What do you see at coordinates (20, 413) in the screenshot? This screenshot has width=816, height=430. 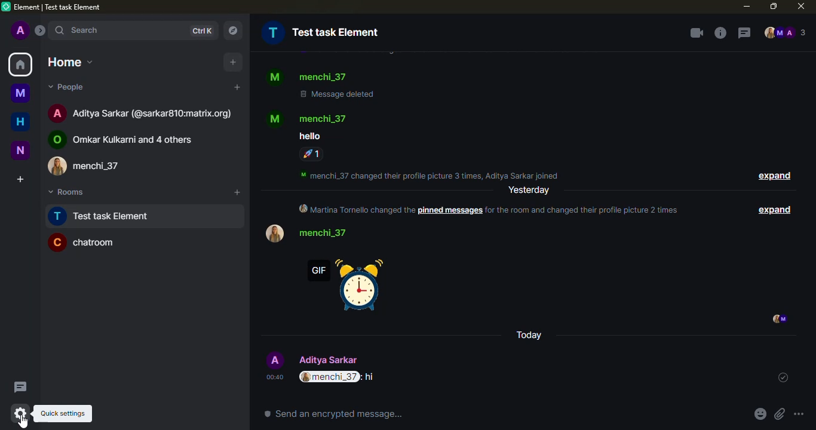 I see `quick settings` at bounding box center [20, 413].